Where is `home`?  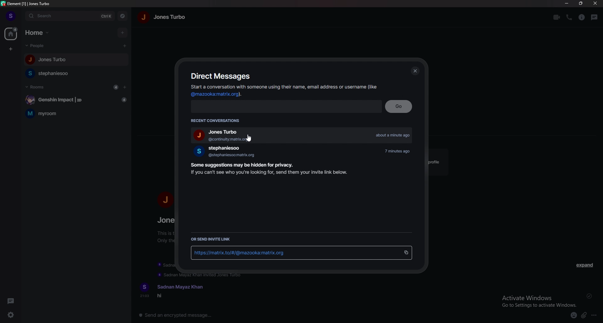
home is located at coordinates (39, 33).